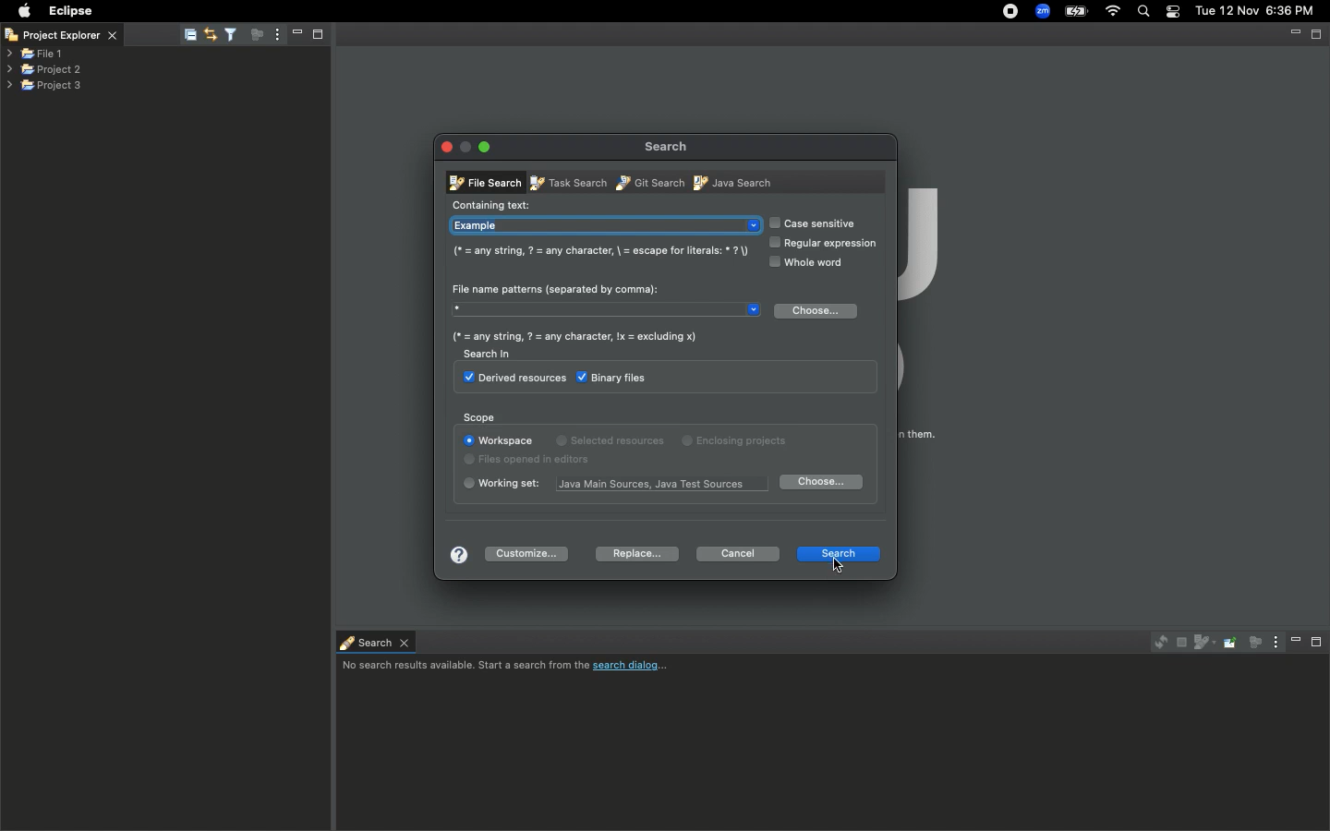  Describe the element at coordinates (566, 185) in the screenshot. I see `Task` at that location.